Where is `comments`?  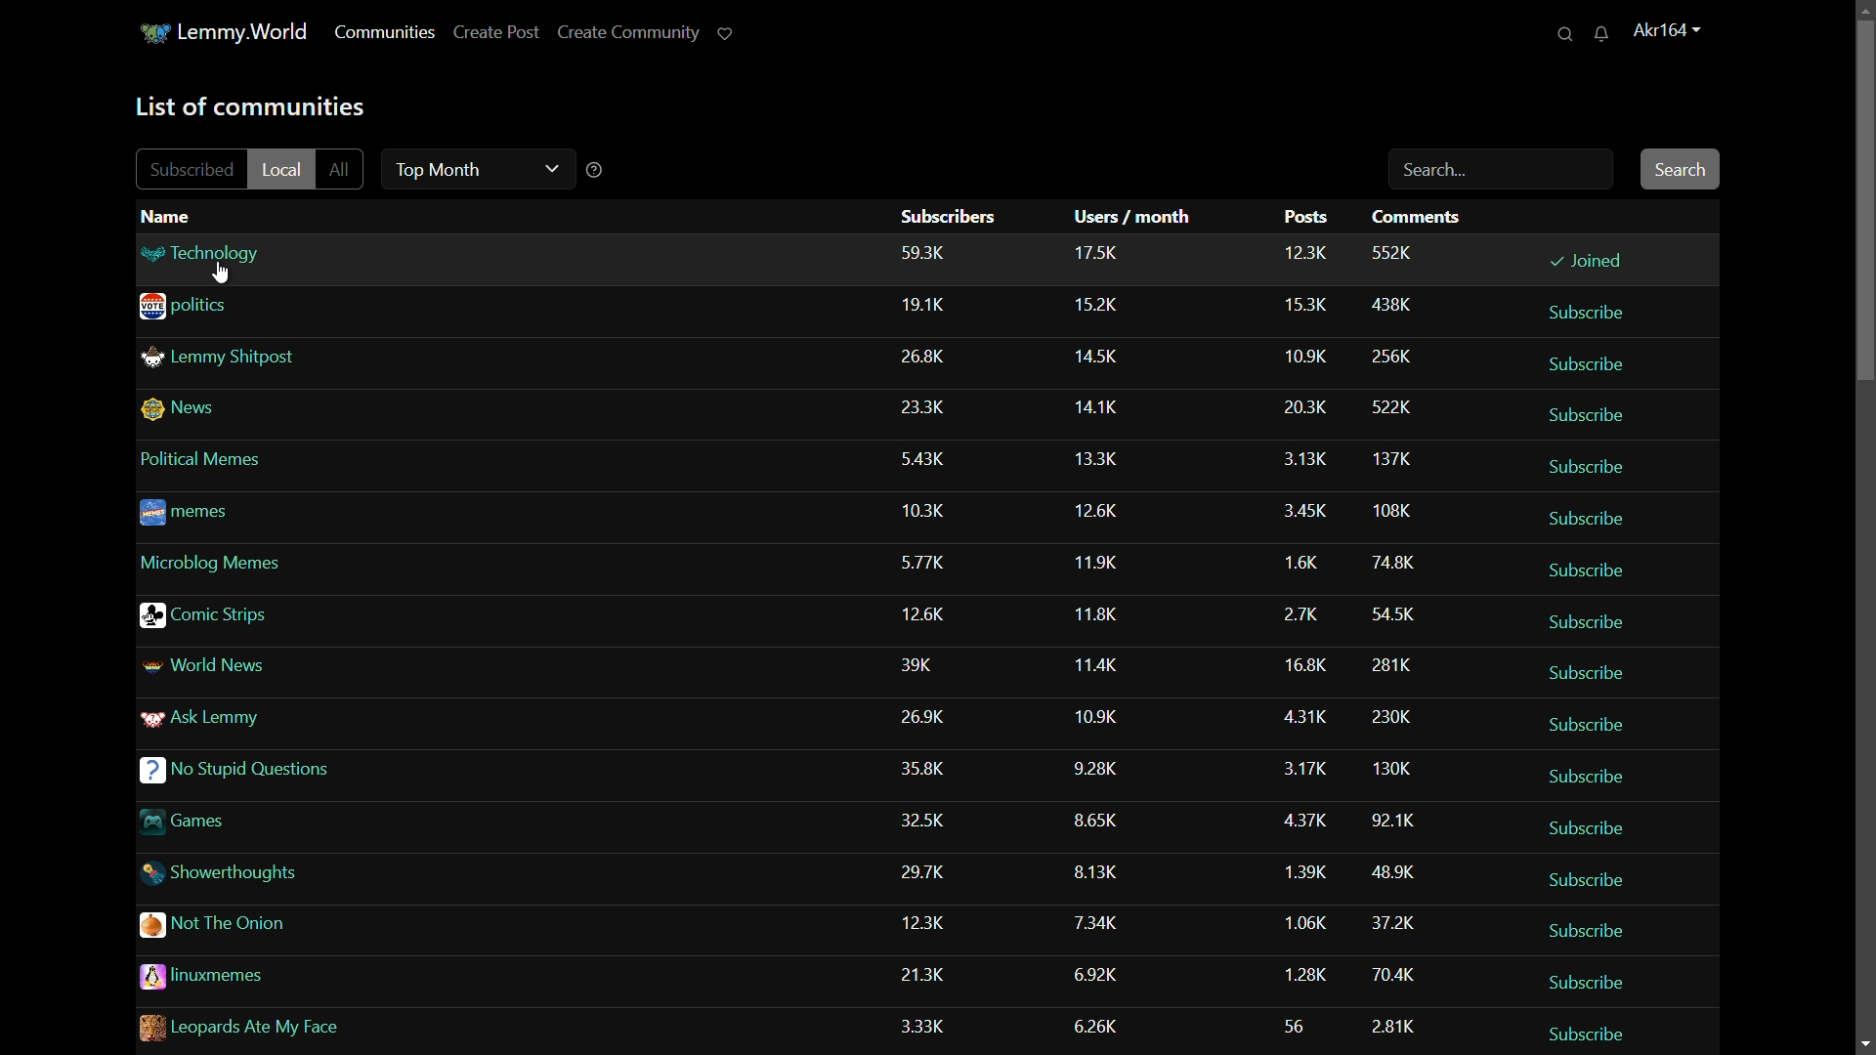 comments is located at coordinates (1421, 215).